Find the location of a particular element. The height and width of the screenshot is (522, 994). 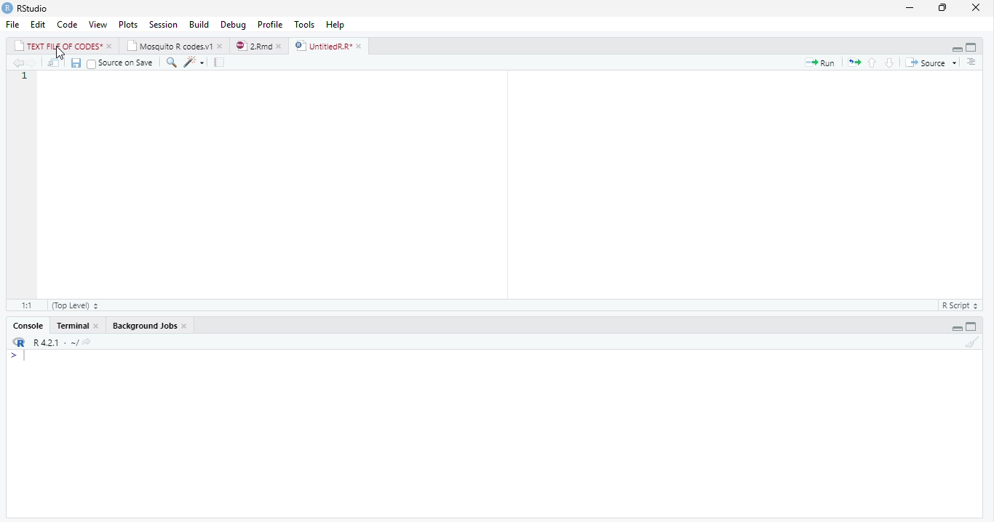

build is located at coordinates (199, 25).